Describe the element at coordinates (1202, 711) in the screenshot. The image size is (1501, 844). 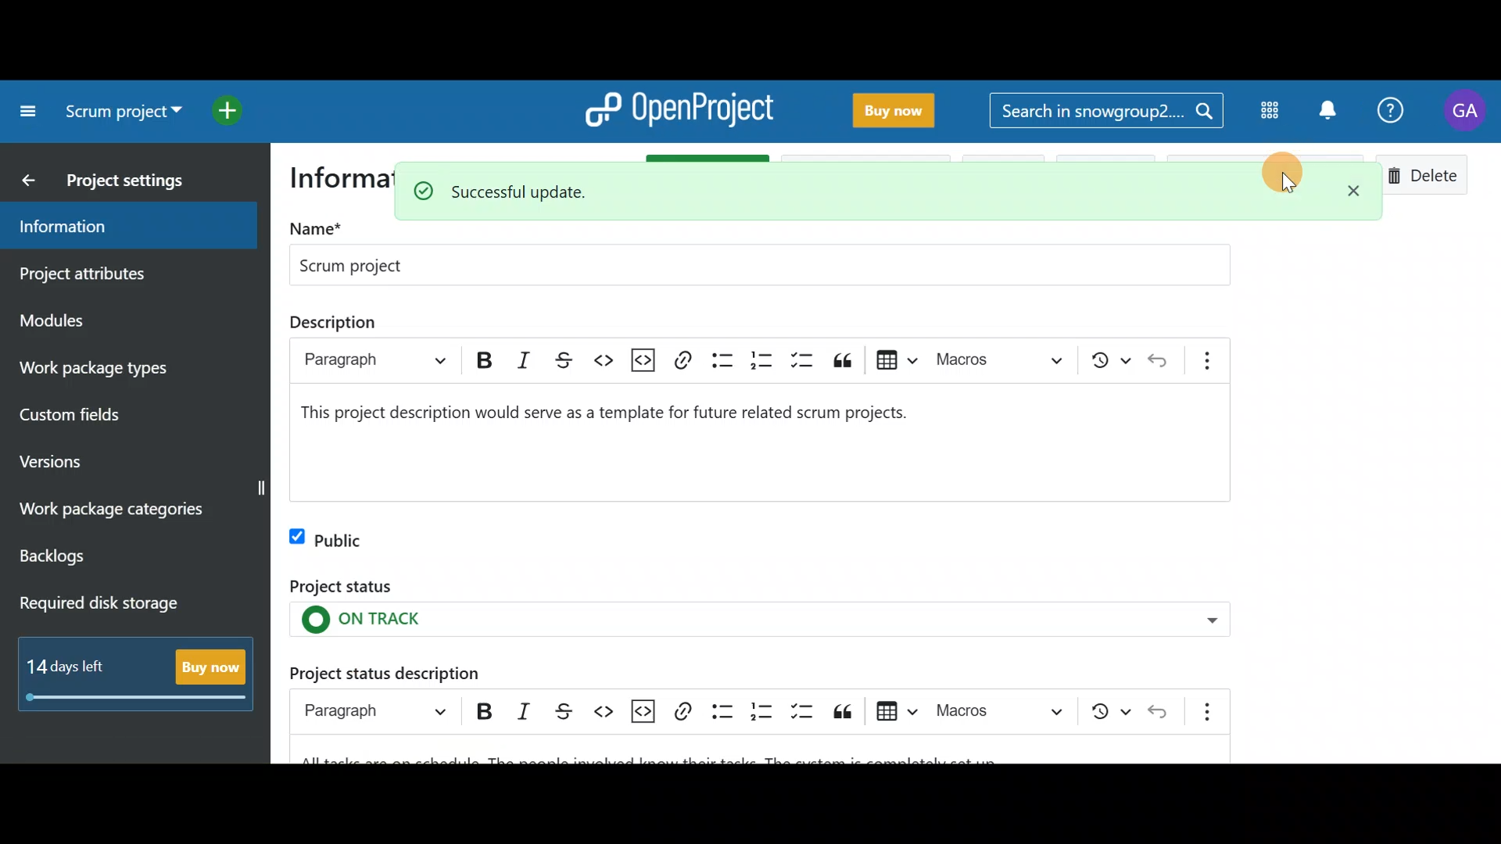
I see `Show more items` at that location.